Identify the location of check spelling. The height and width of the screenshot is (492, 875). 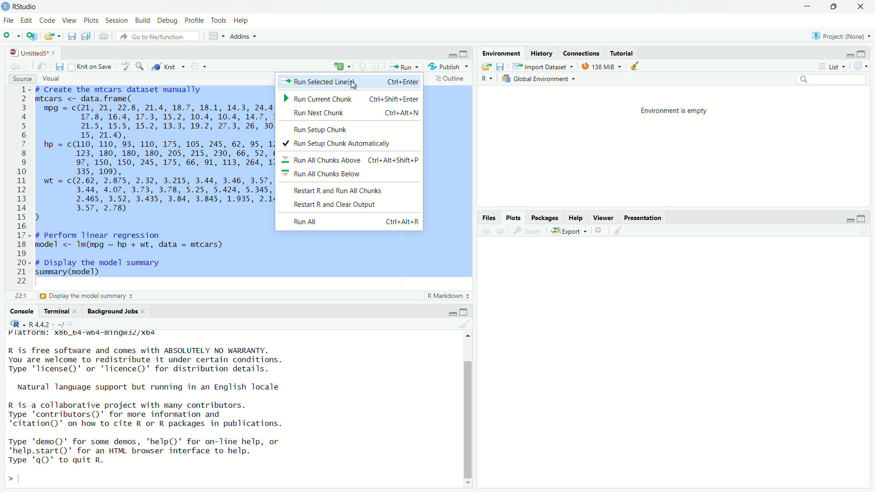
(125, 67).